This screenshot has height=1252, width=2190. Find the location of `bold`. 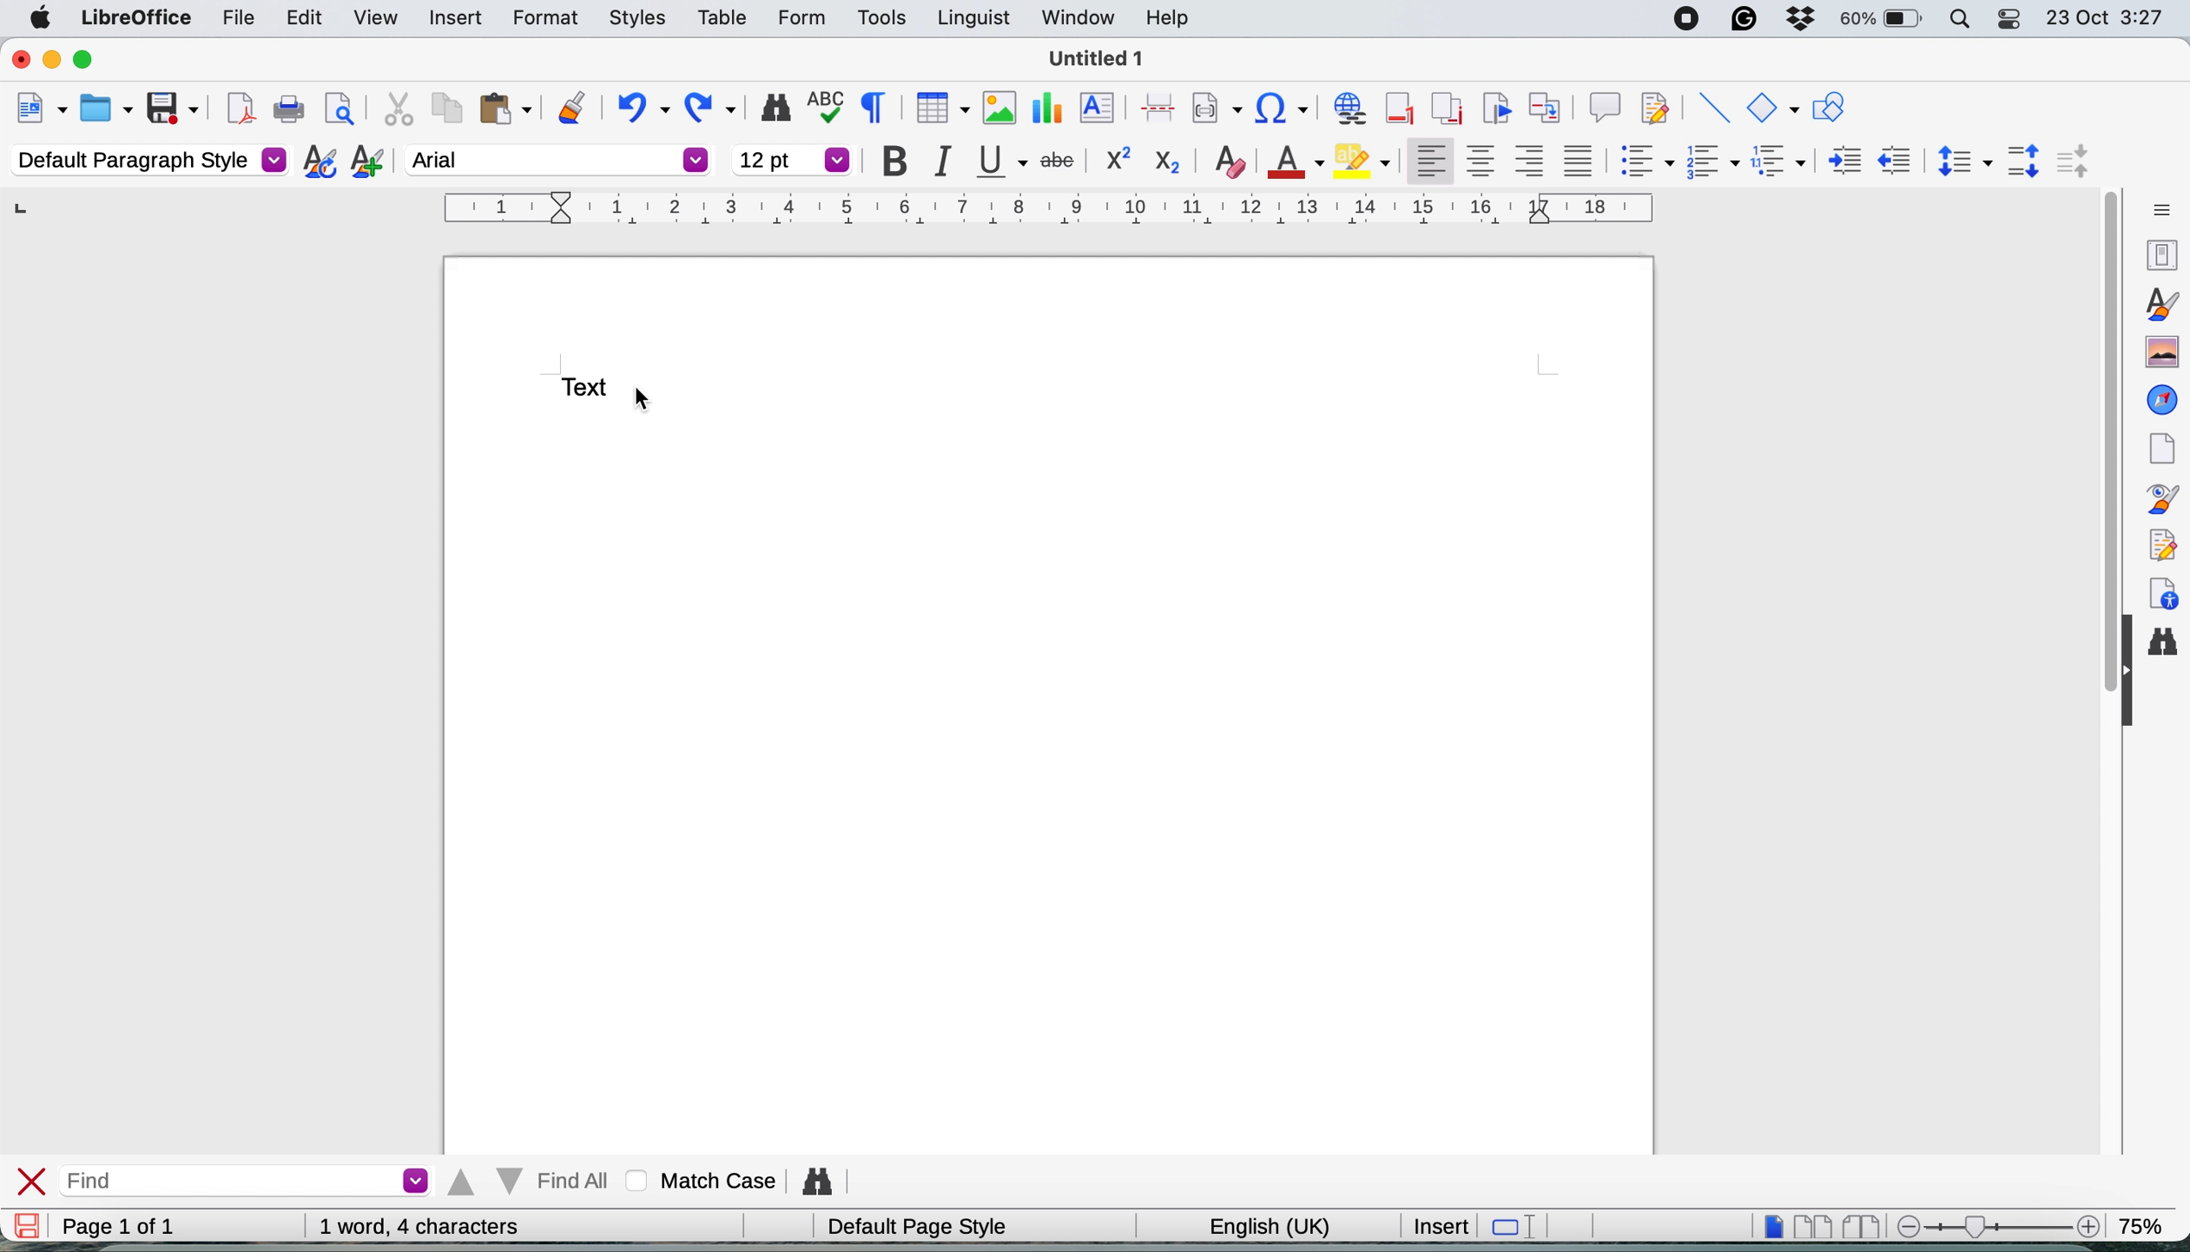

bold is located at coordinates (888, 158).